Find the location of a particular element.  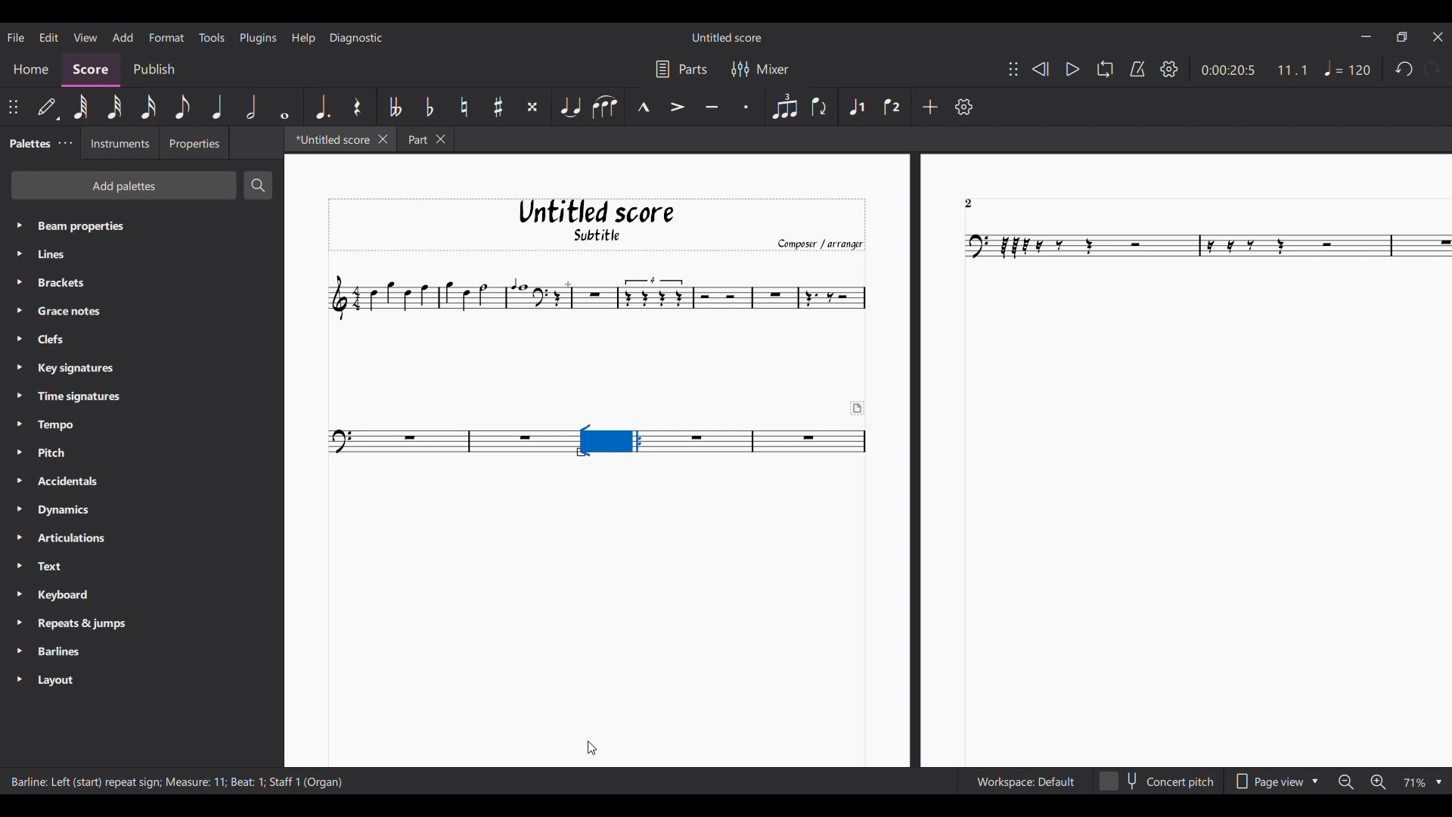

Toggle double sharp is located at coordinates (532, 107).